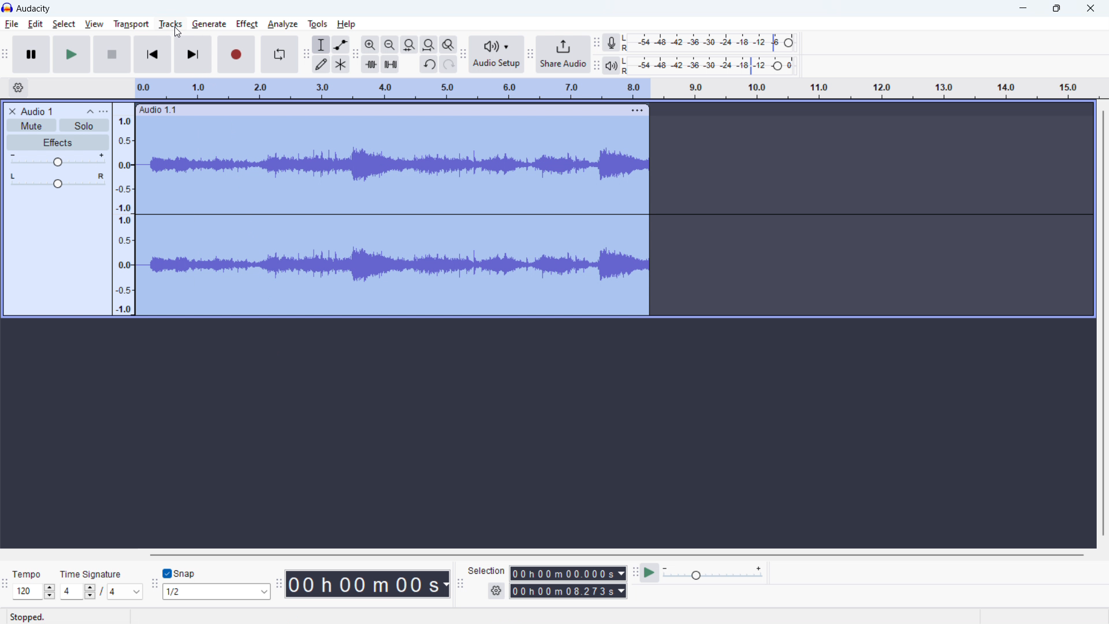 The height and width of the screenshot is (624, 1109). What do you see at coordinates (394, 217) in the screenshot?
I see `track selcted` at bounding box center [394, 217].